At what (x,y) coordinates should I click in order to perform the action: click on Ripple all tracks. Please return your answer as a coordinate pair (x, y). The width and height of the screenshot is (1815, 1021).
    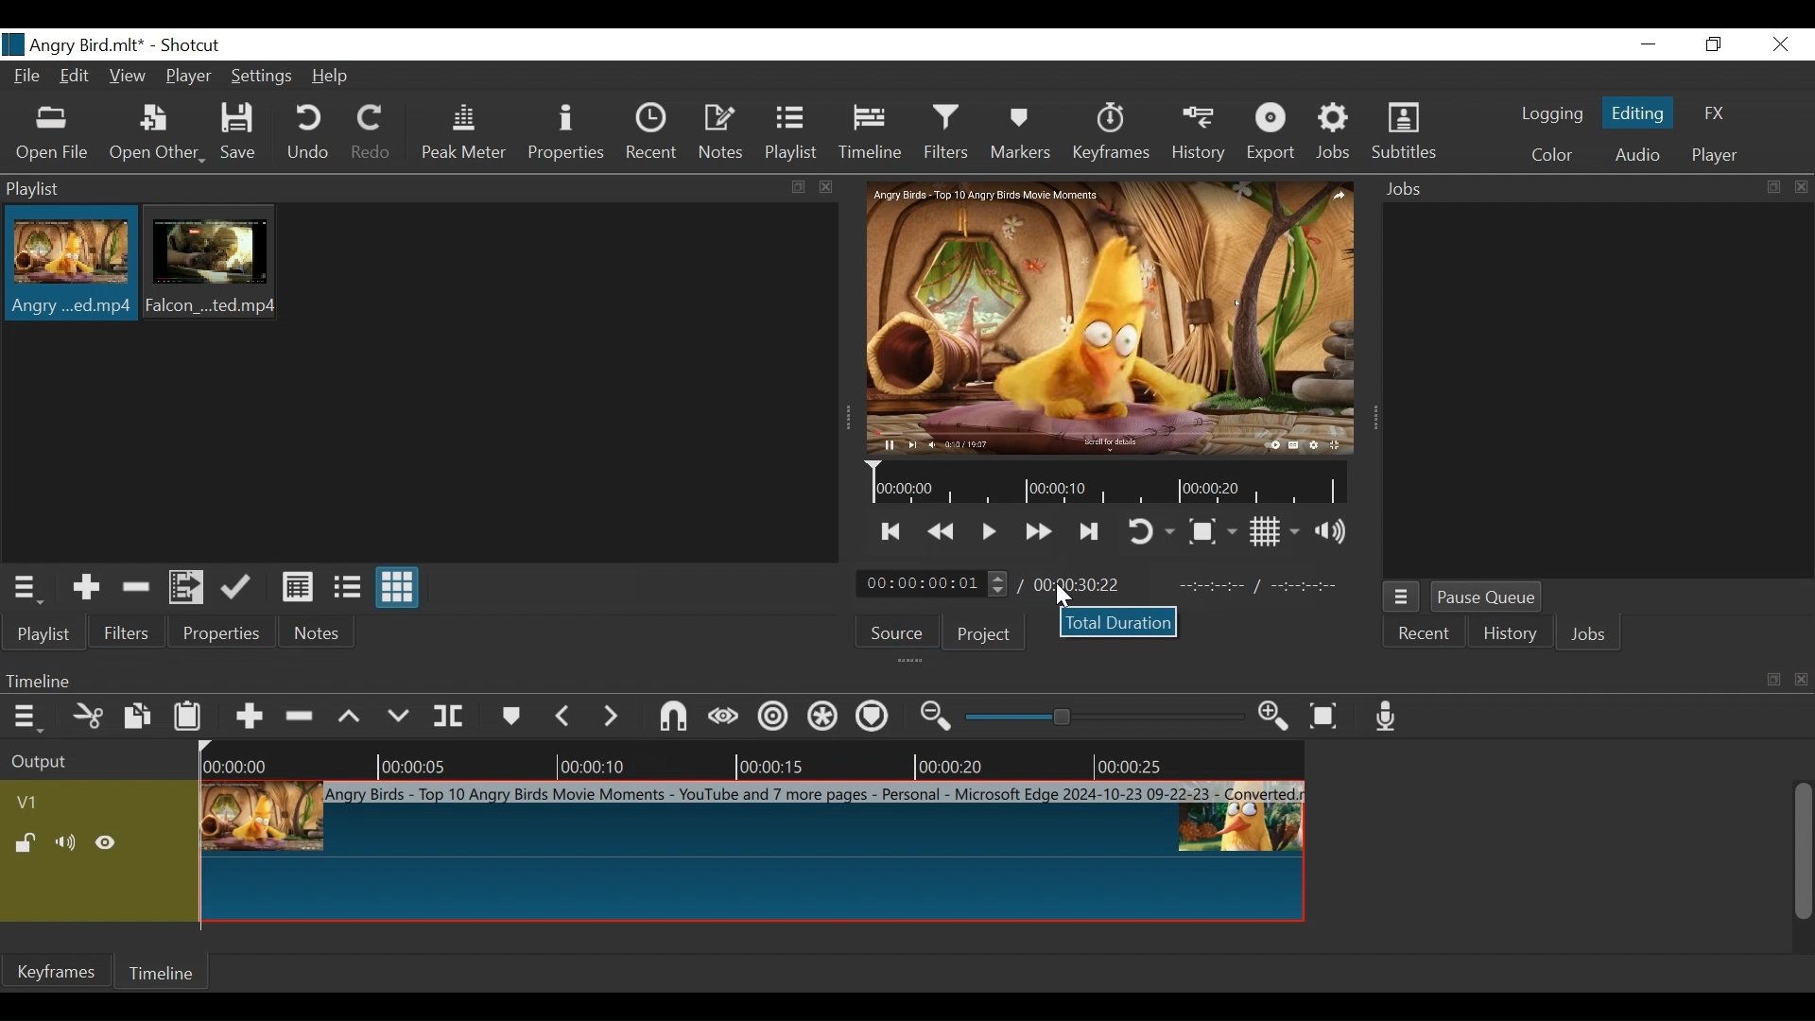
    Looking at the image, I should click on (821, 717).